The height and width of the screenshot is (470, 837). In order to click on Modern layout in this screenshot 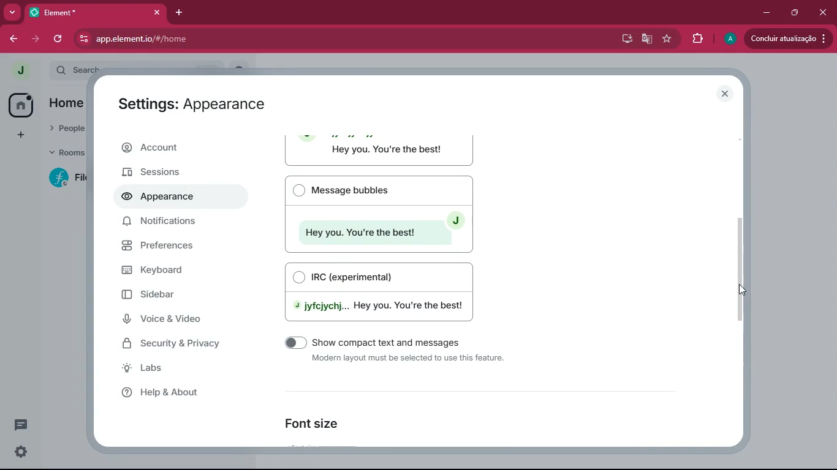, I will do `click(381, 151)`.